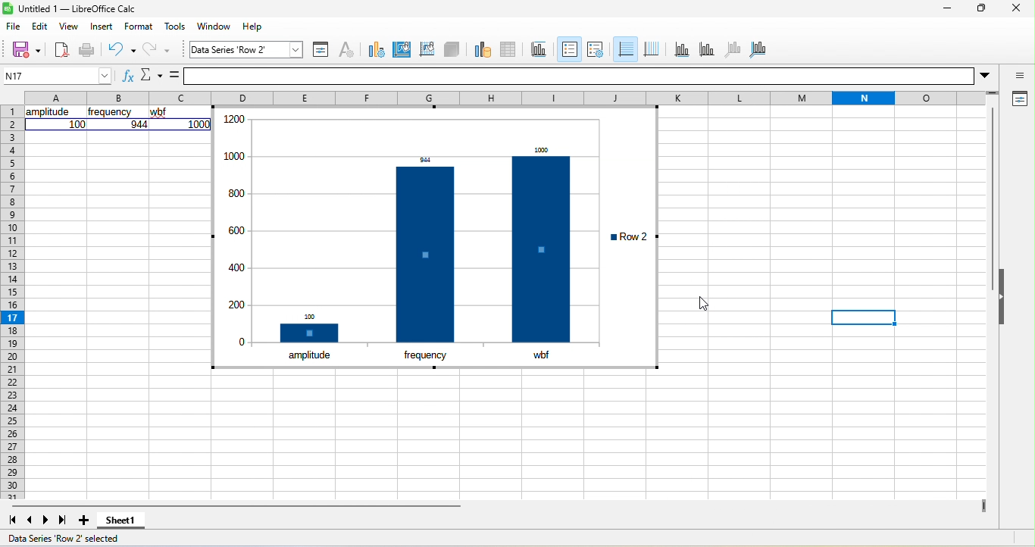  What do you see at coordinates (31, 520) in the screenshot?
I see `previous sheet` at bounding box center [31, 520].